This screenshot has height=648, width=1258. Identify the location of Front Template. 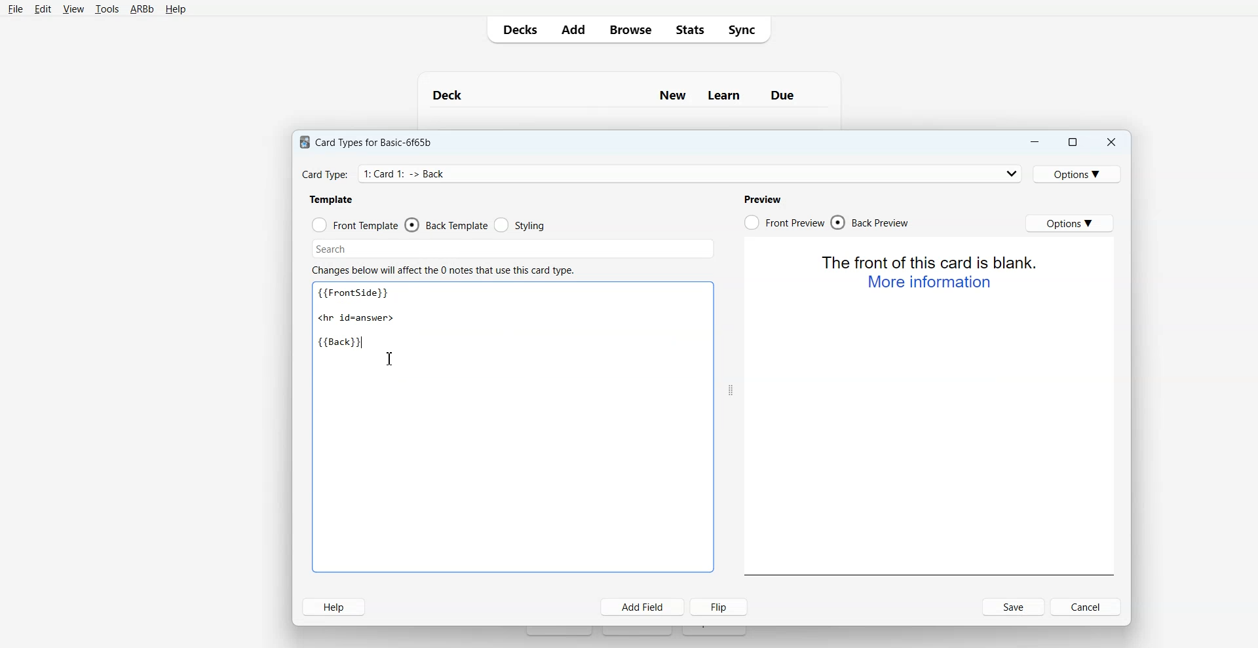
(355, 224).